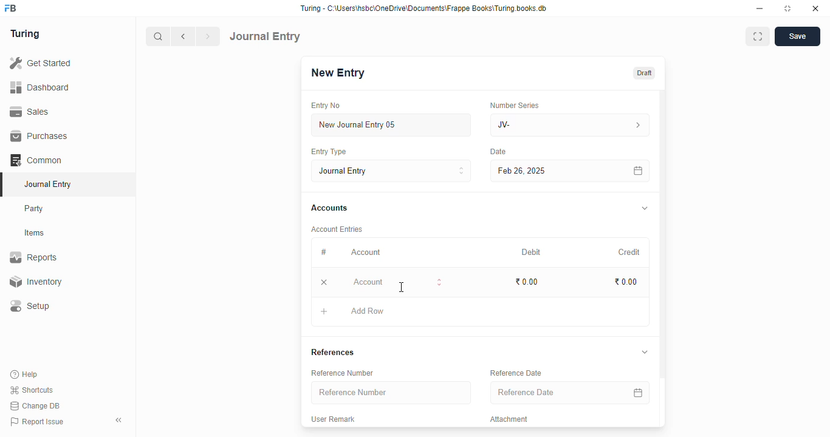 This screenshot has width=830, height=437. What do you see at coordinates (797, 36) in the screenshot?
I see `save` at bounding box center [797, 36].